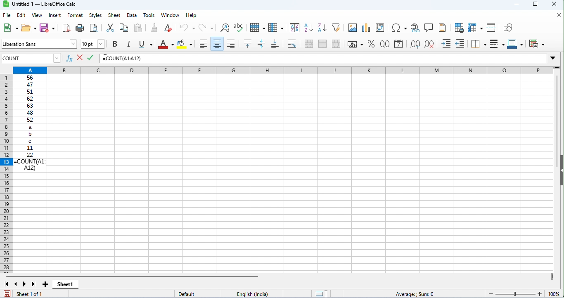  What do you see at coordinates (459, 27) in the screenshot?
I see `define print area` at bounding box center [459, 27].